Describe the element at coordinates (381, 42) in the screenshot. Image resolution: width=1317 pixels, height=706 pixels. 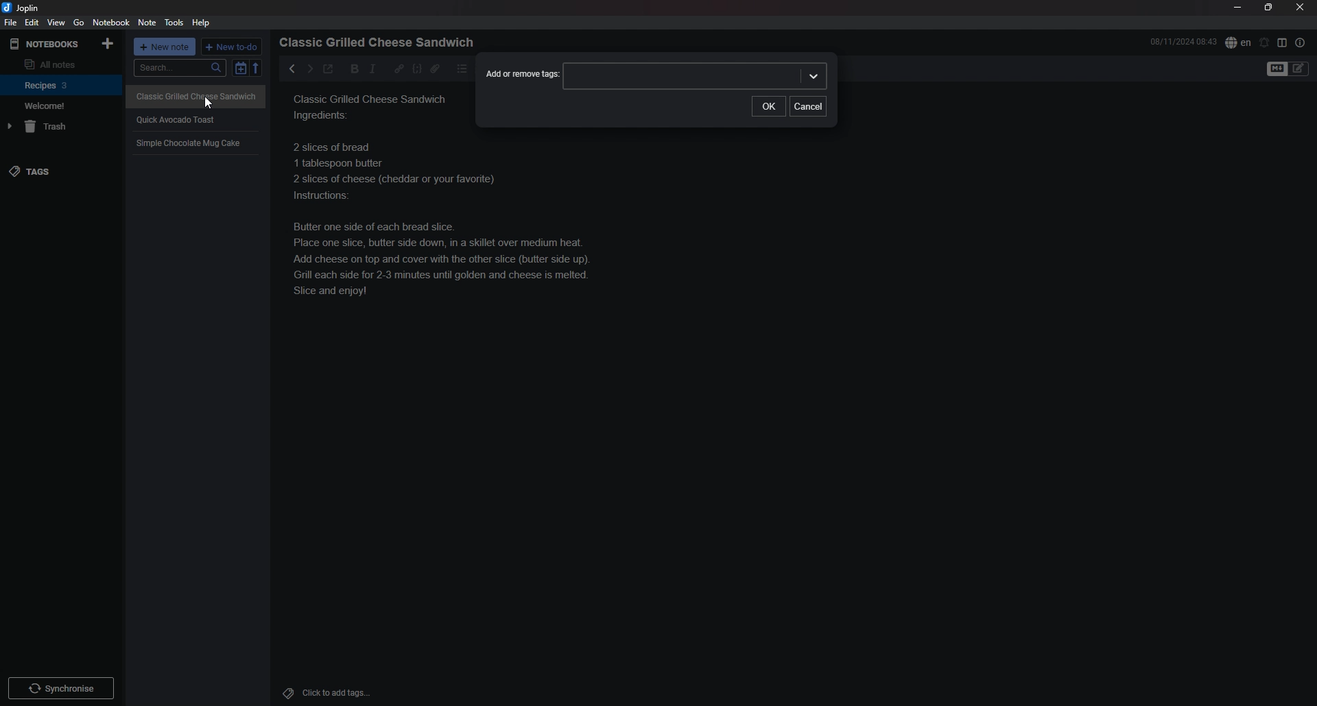
I see `heading` at that location.